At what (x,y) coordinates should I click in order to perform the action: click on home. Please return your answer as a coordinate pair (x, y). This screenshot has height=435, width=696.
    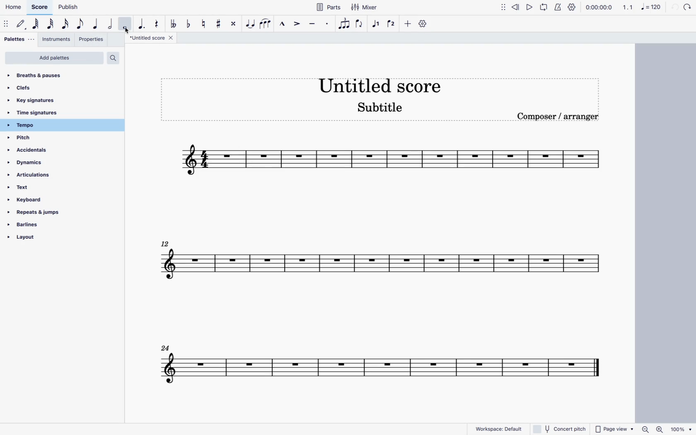
    Looking at the image, I should click on (14, 7).